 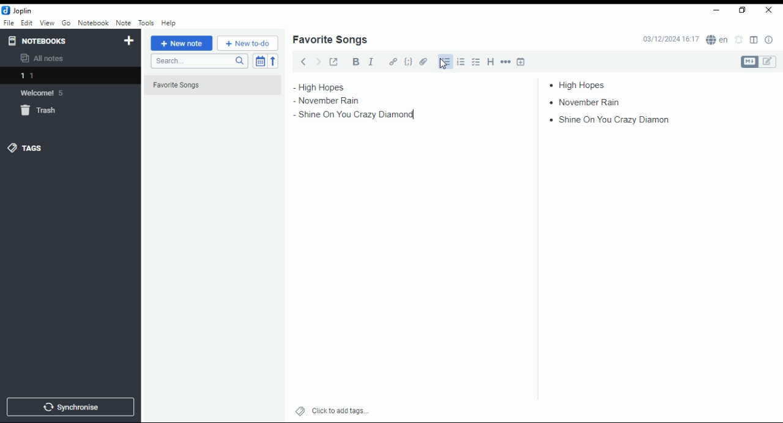 I want to click on notebook, so click(x=93, y=23).